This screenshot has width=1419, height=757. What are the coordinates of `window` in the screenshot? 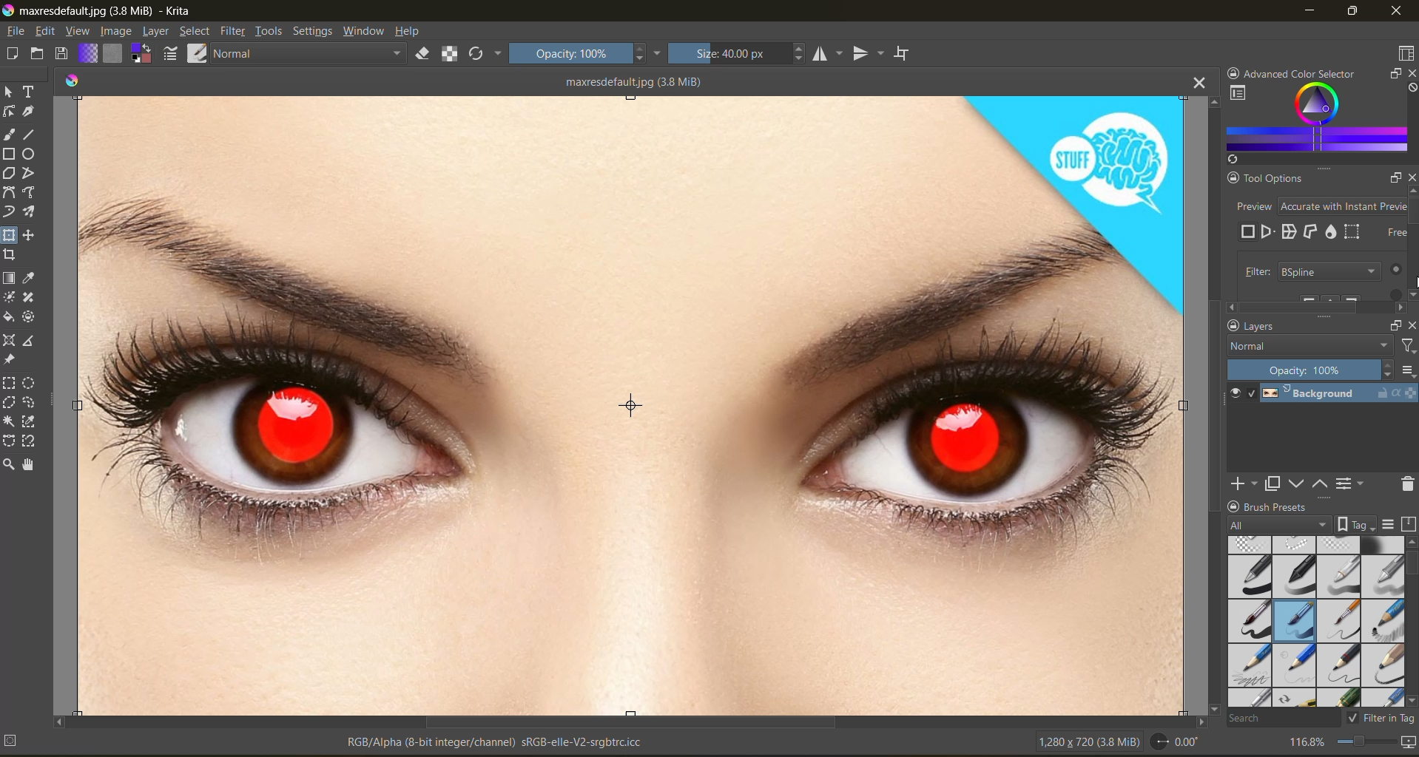 It's located at (365, 30).